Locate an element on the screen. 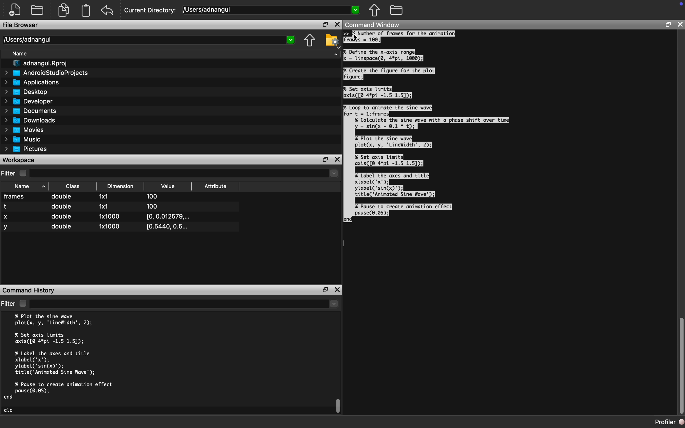 This screenshot has width=685, height=428. Command Window is located at coordinates (374, 24).